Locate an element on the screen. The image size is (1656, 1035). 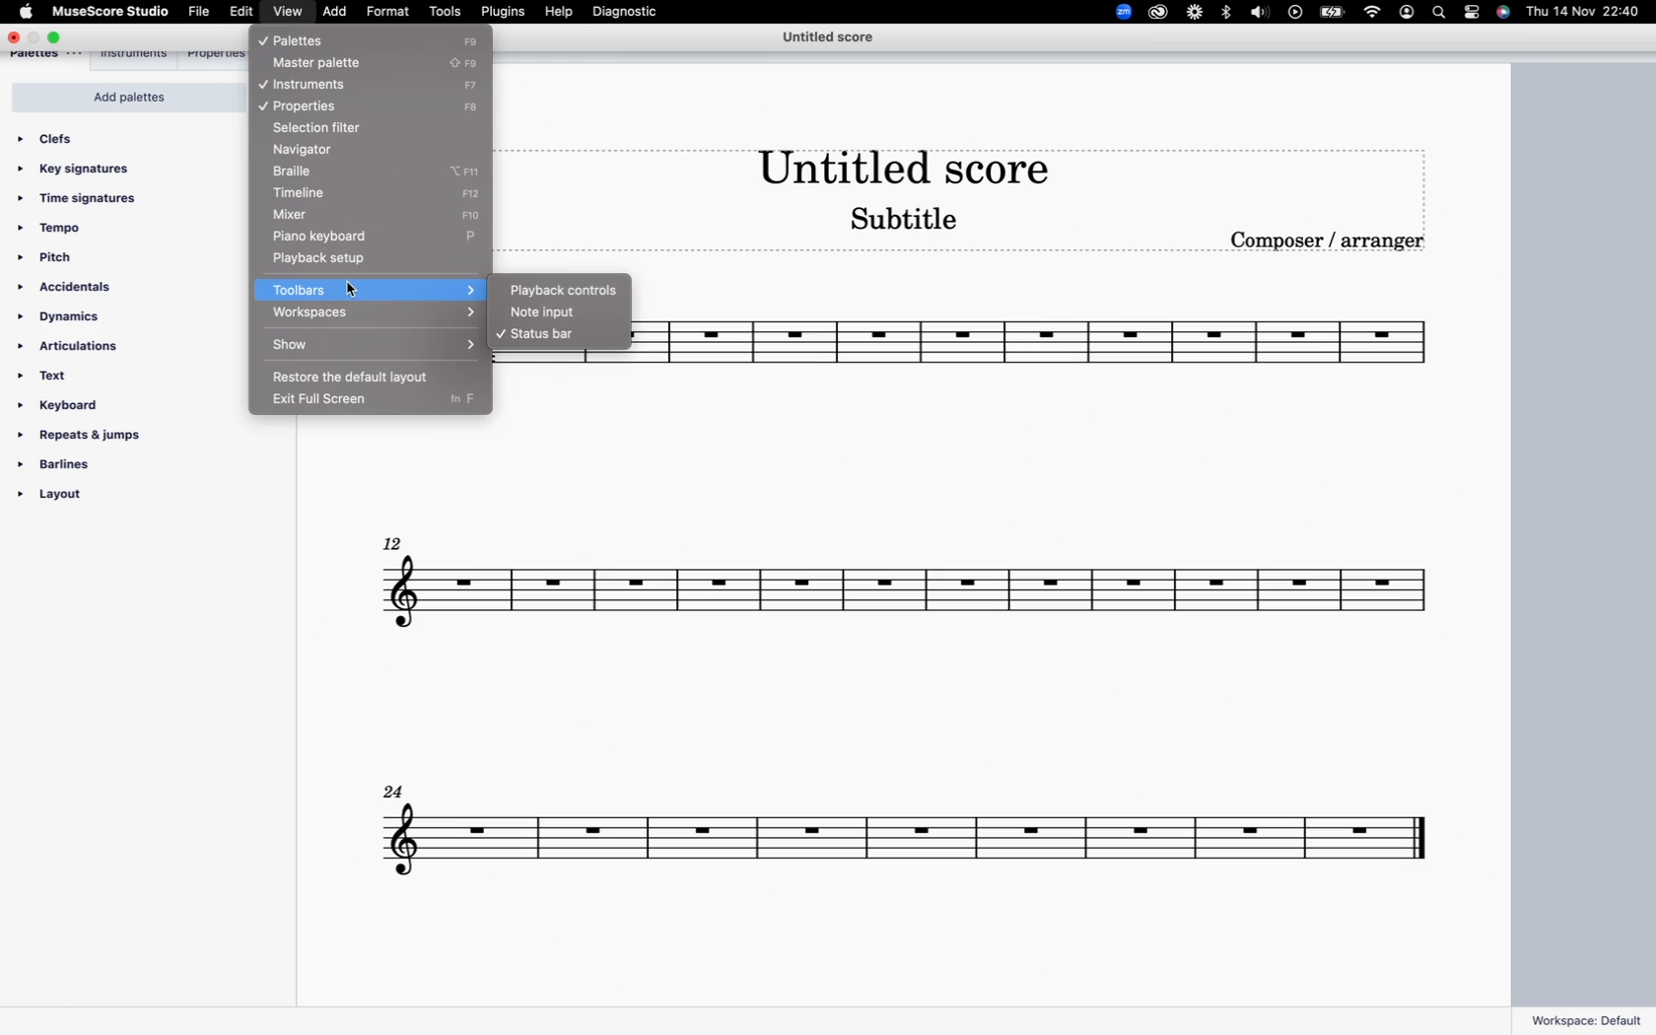
palettes is located at coordinates (318, 38).